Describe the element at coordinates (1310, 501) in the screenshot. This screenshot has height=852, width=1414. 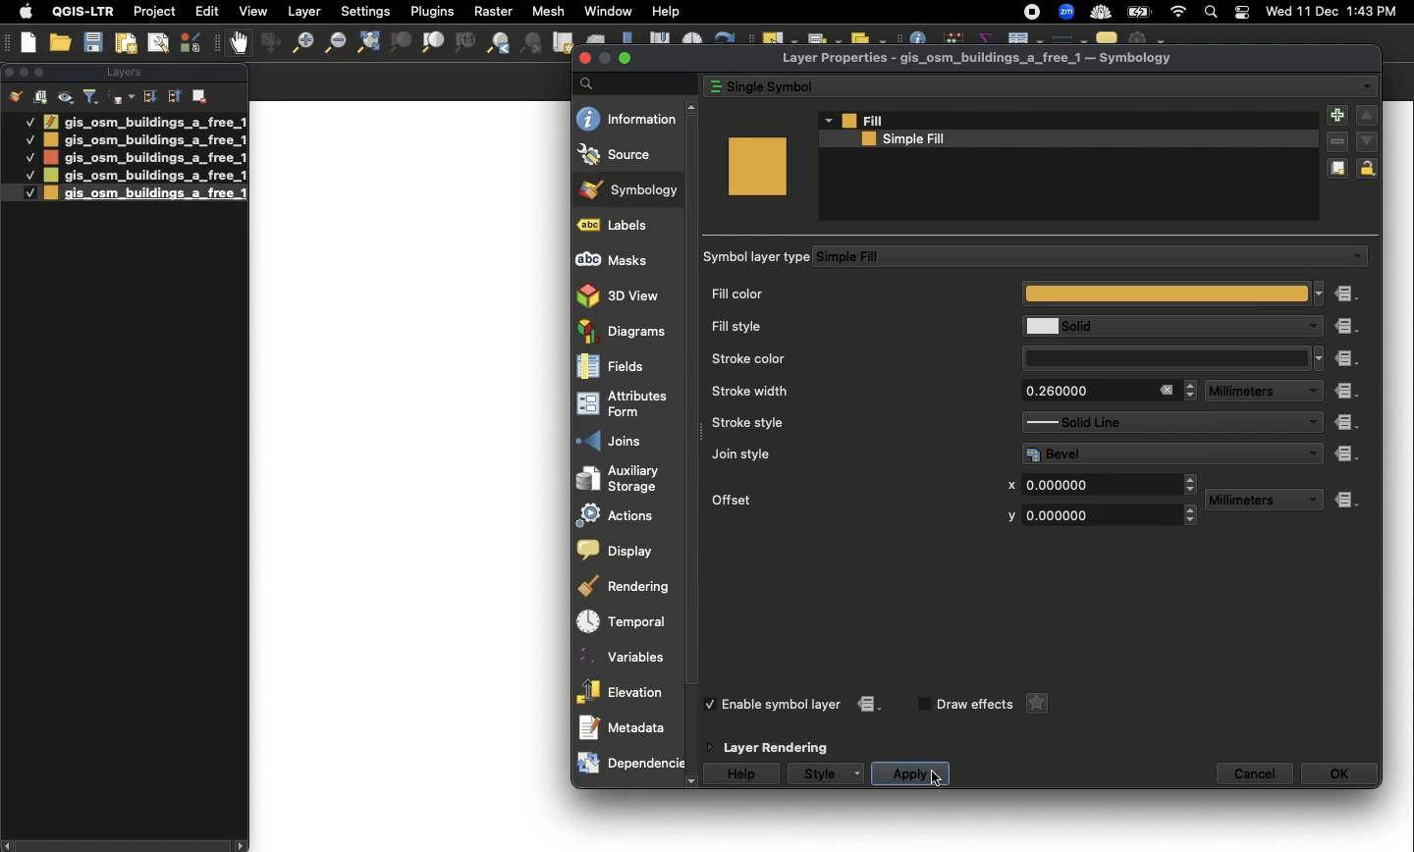
I see `Drop down` at that location.